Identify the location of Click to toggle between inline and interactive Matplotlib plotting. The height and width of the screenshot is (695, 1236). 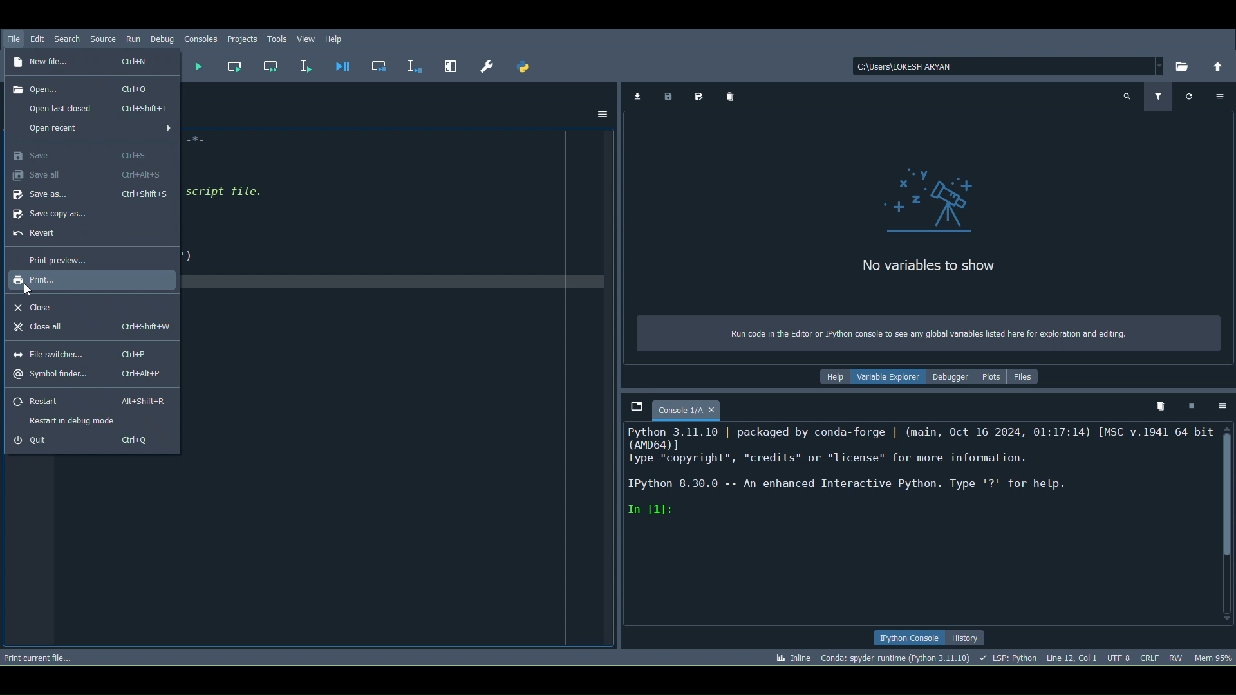
(791, 658).